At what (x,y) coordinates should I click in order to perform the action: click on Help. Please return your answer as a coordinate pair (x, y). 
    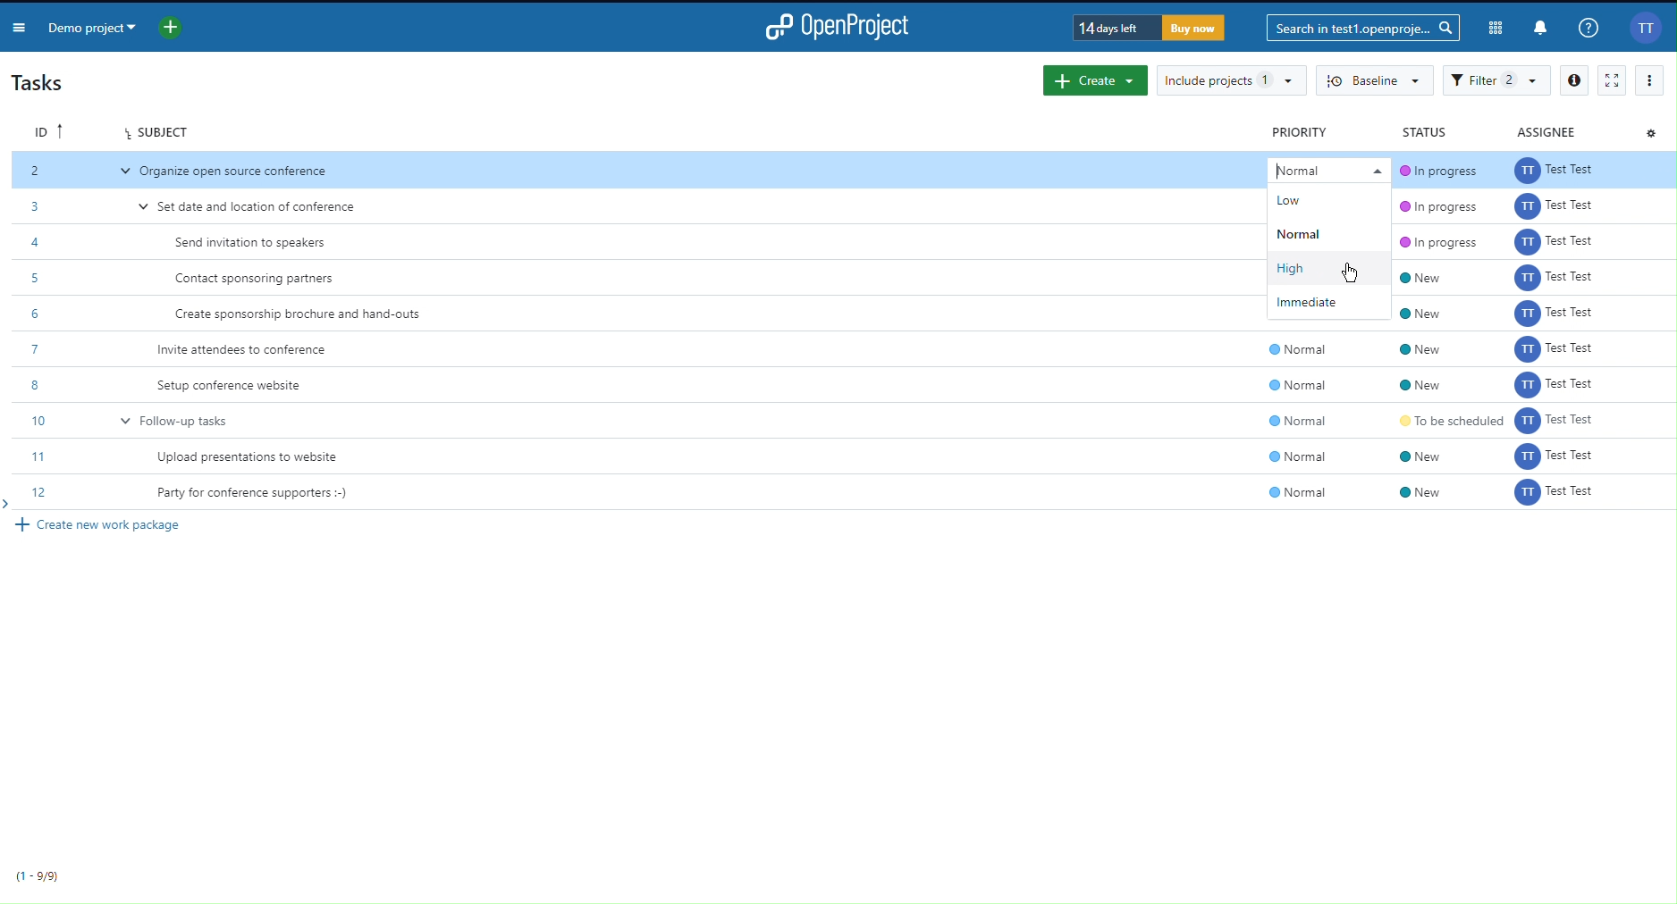
    Looking at the image, I should click on (1589, 28).